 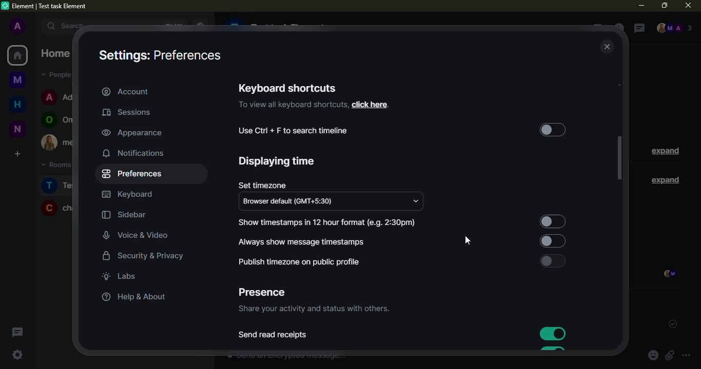 I want to click on settings: preferences, so click(x=159, y=56).